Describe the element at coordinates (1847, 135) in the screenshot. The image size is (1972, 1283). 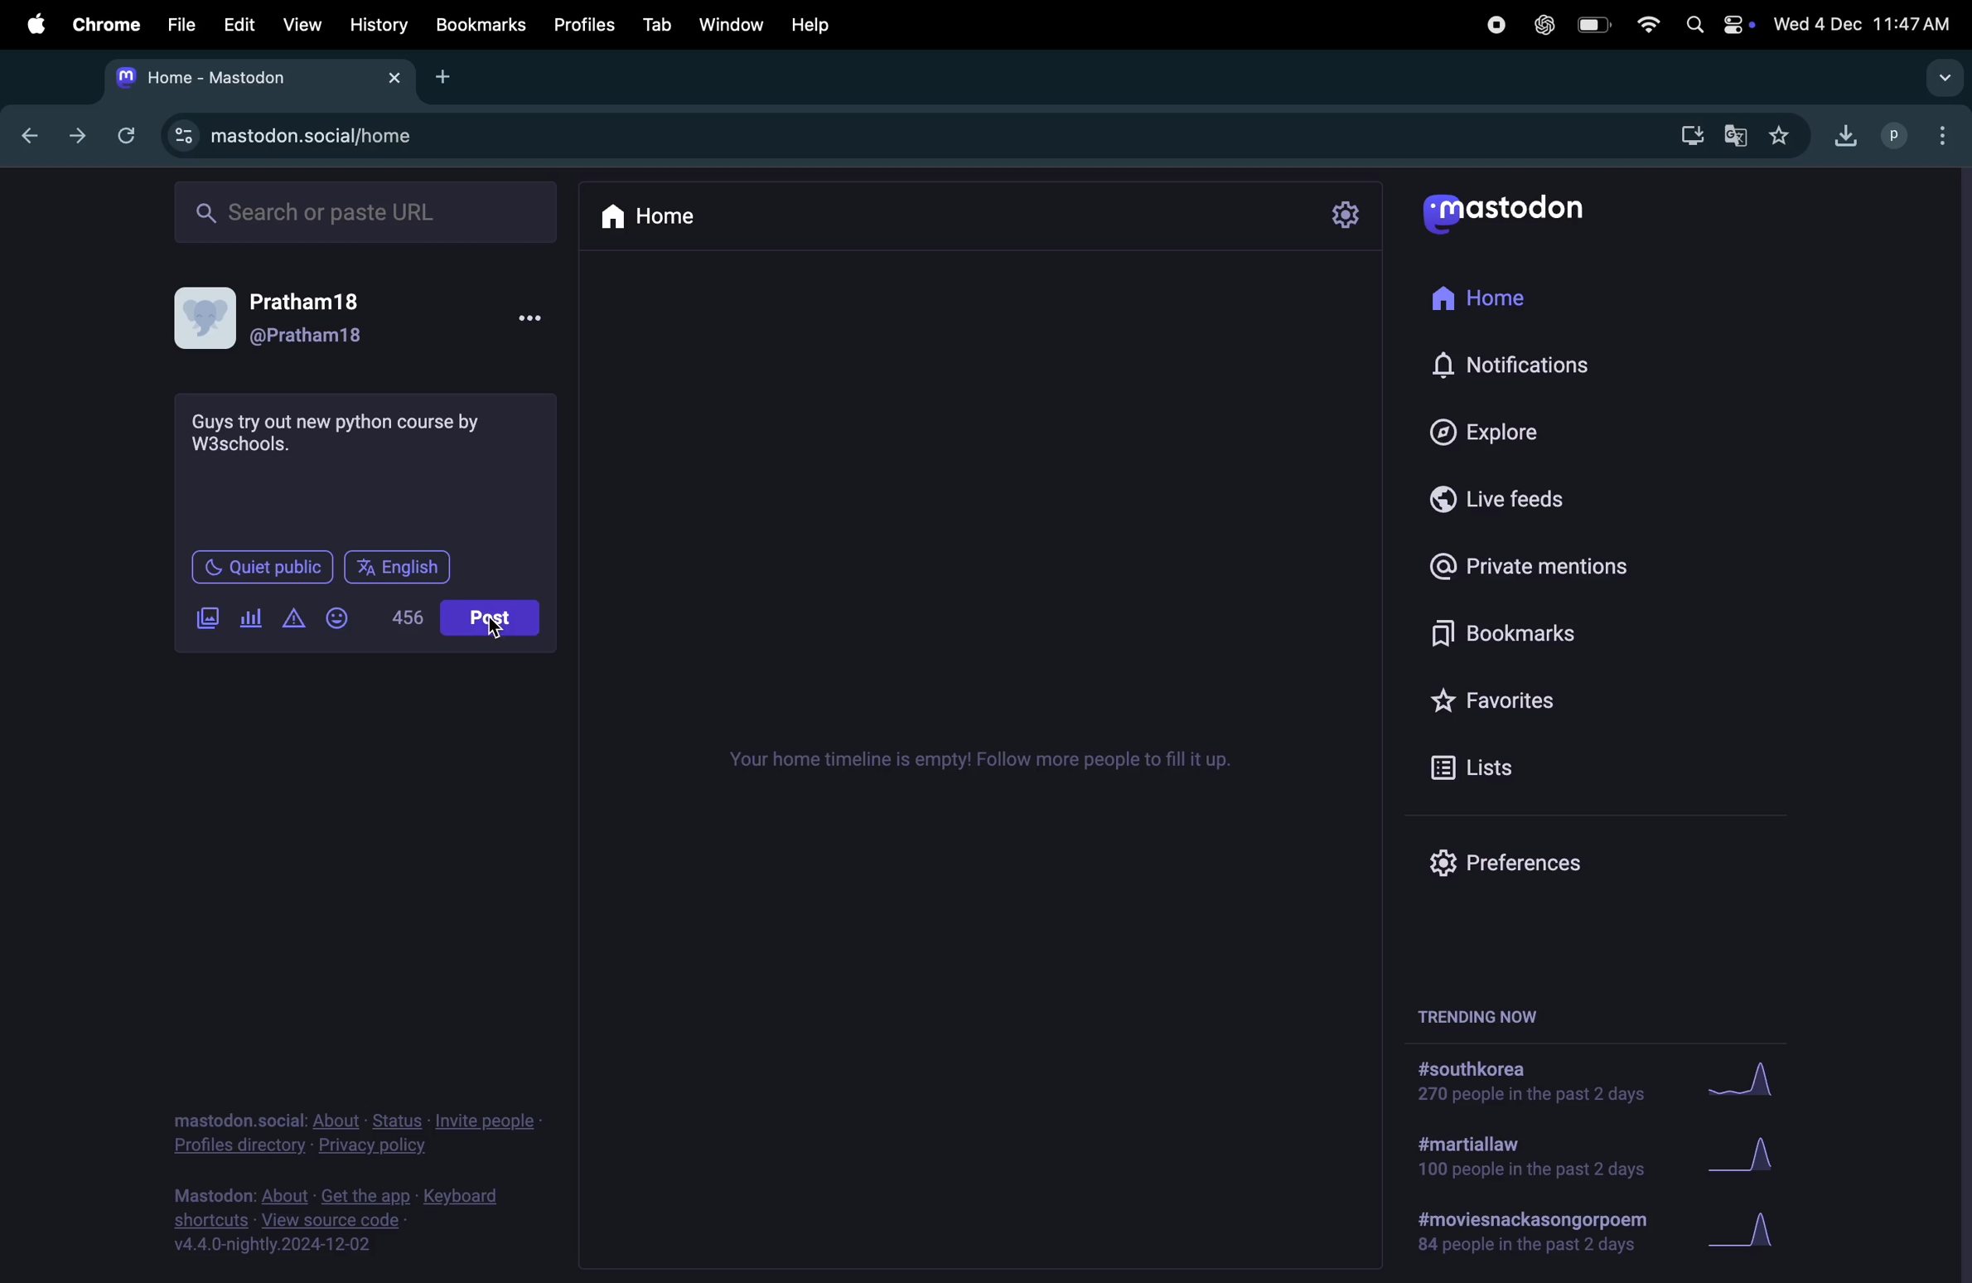
I see `downloads` at that location.